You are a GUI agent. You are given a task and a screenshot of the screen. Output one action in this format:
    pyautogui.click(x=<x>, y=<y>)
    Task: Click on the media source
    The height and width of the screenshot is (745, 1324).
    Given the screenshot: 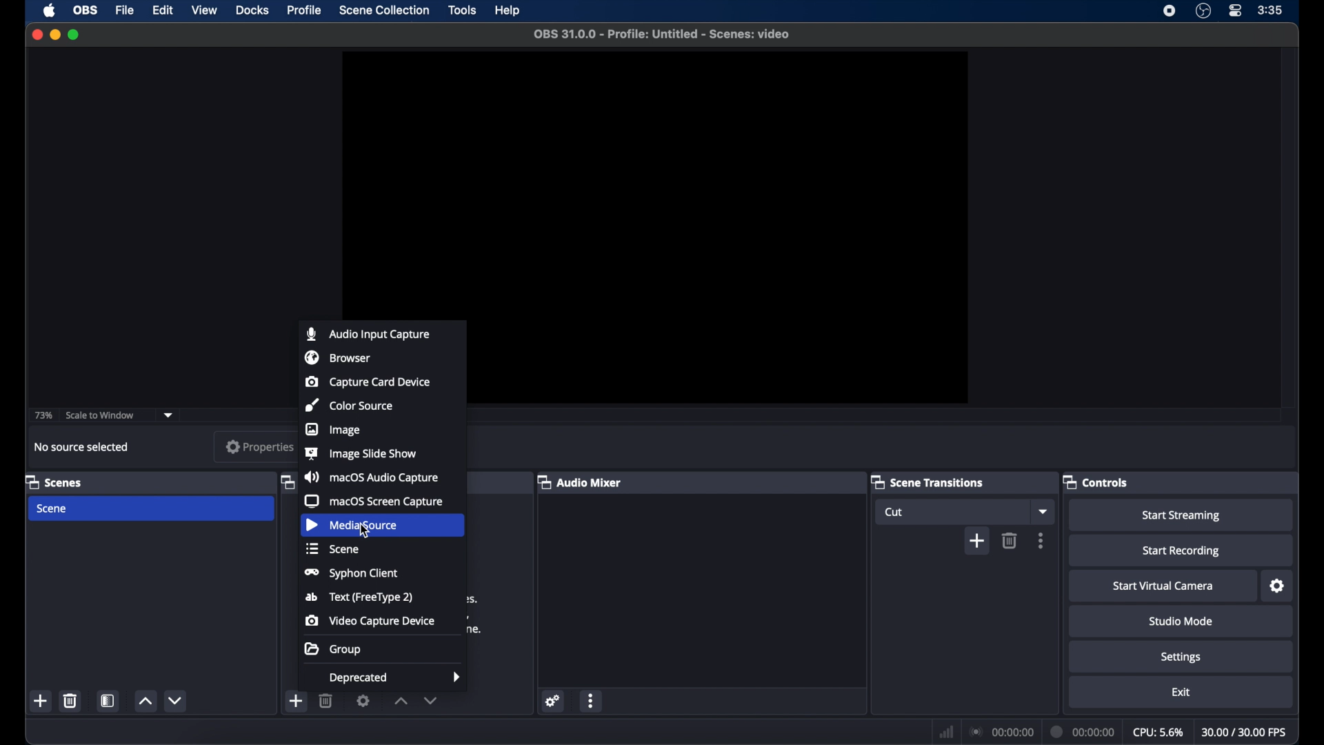 What is the action you would take?
    pyautogui.click(x=352, y=526)
    